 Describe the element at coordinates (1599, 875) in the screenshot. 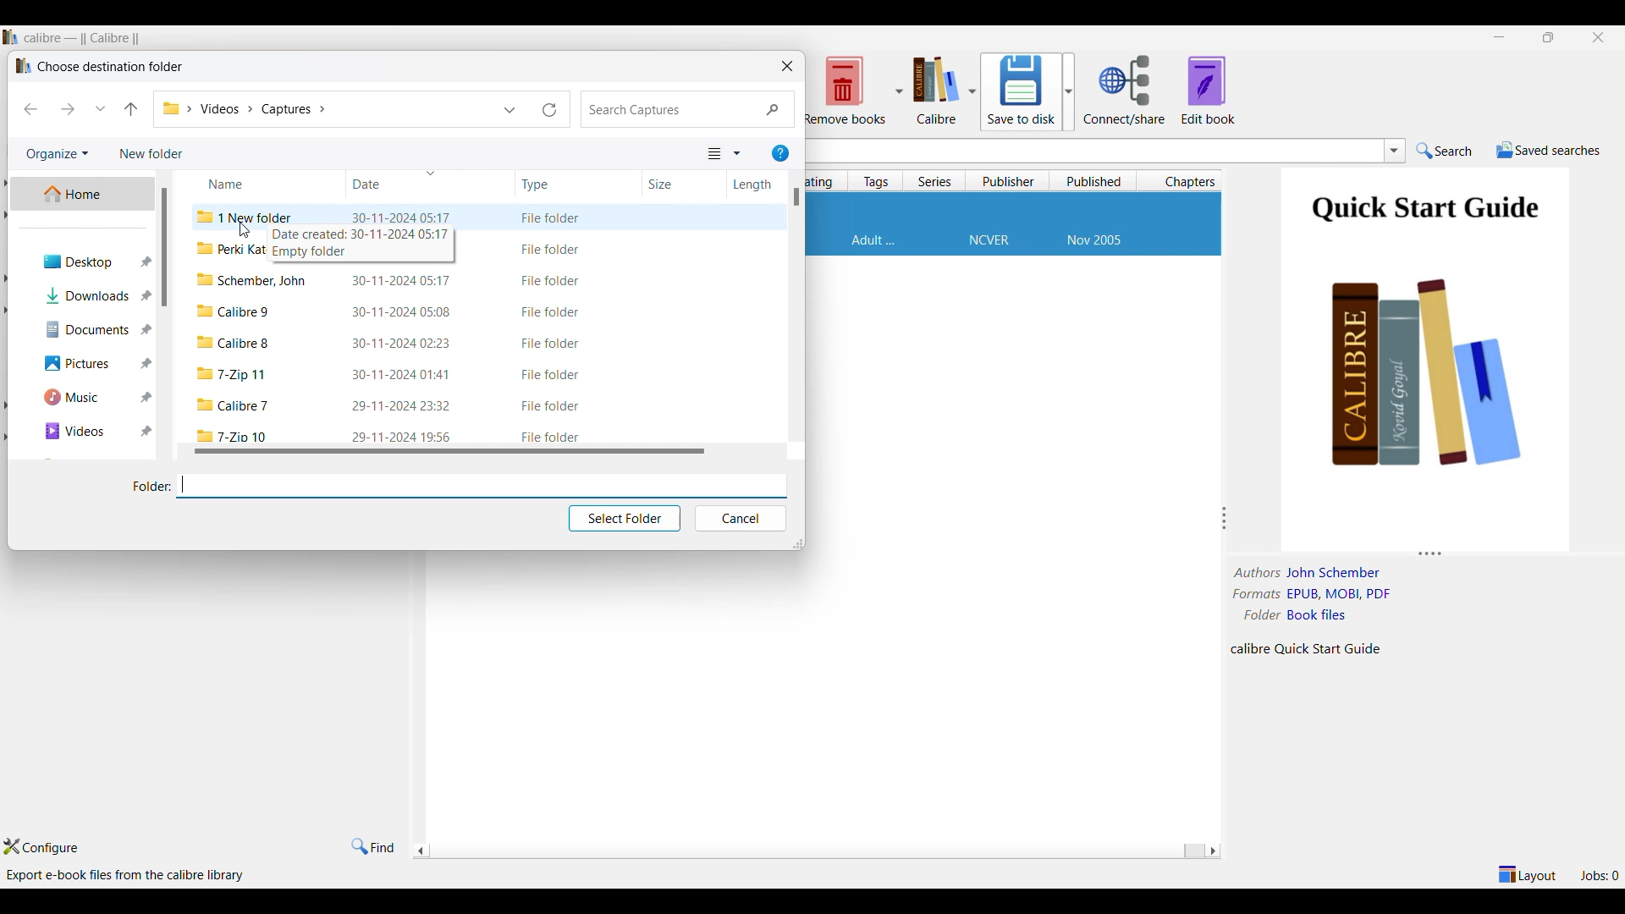

I see `Current jobs` at that location.